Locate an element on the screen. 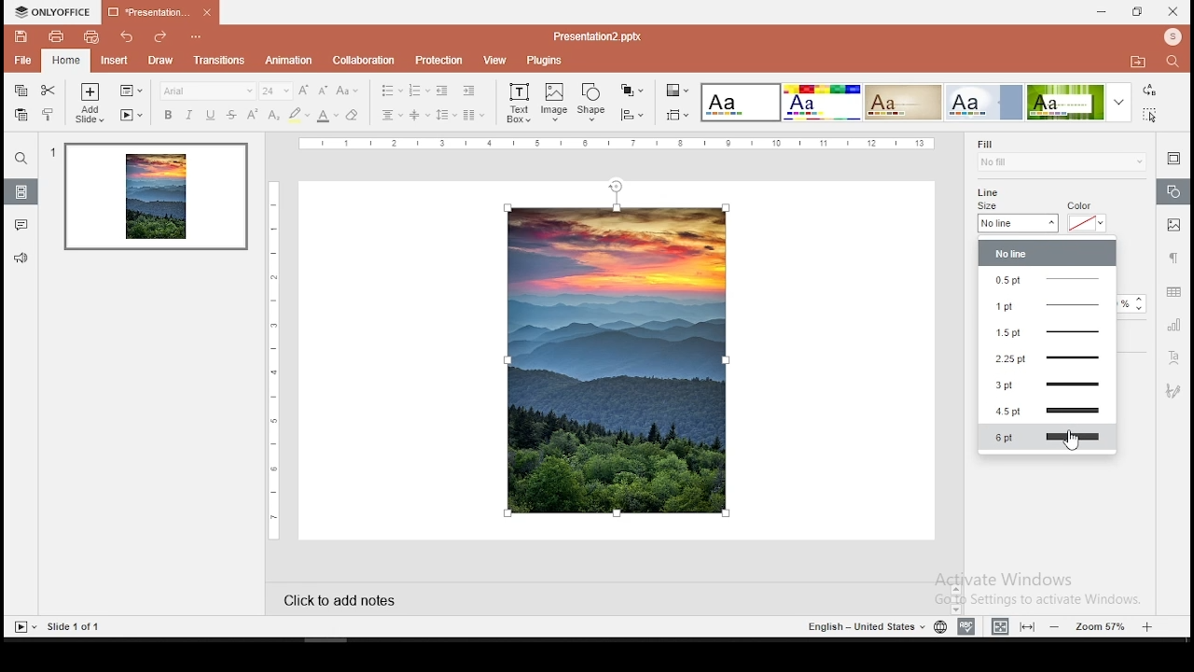  collaboration is located at coordinates (367, 61).